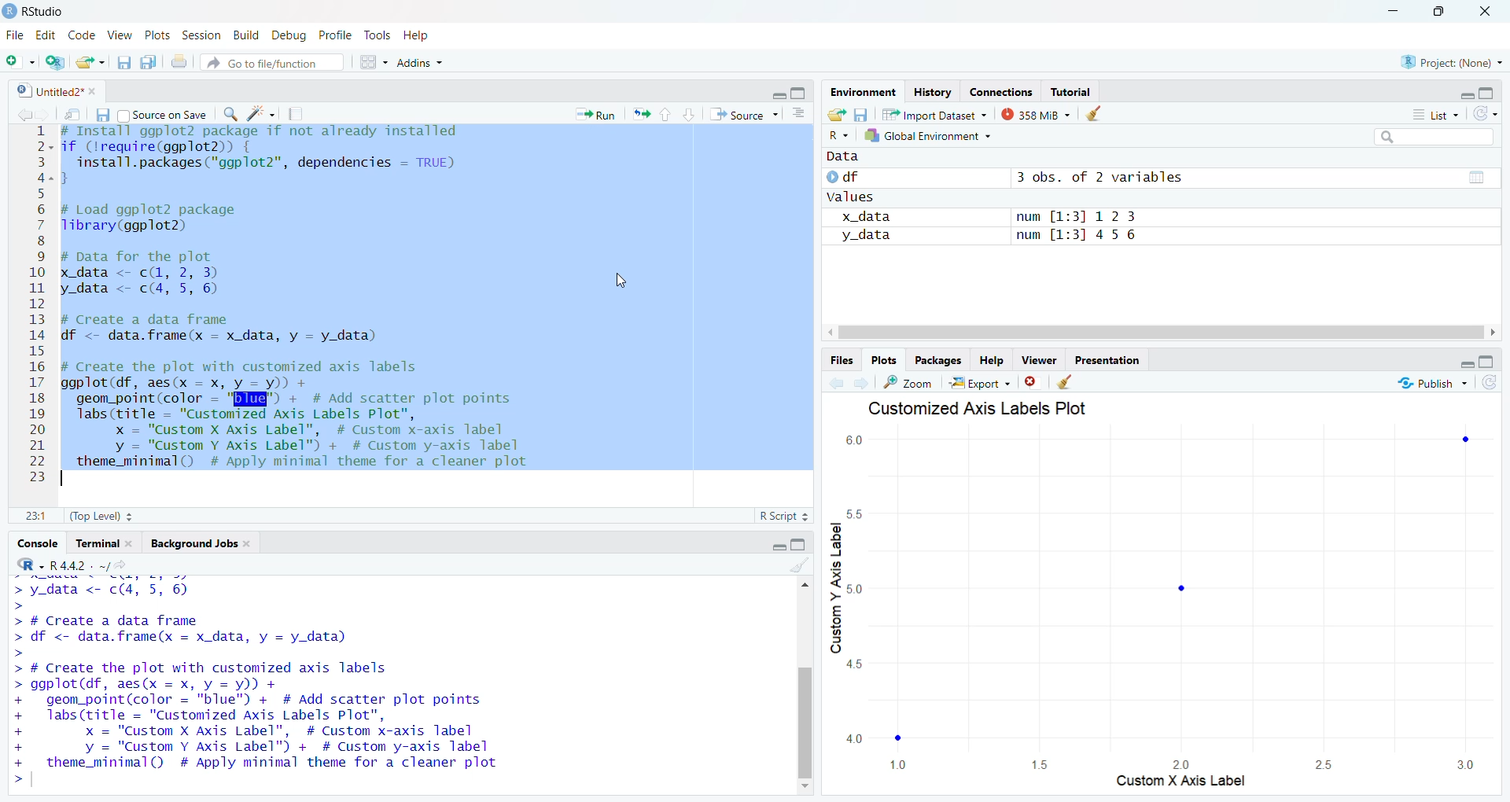  I want to click on Addins ~, so click(424, 64).